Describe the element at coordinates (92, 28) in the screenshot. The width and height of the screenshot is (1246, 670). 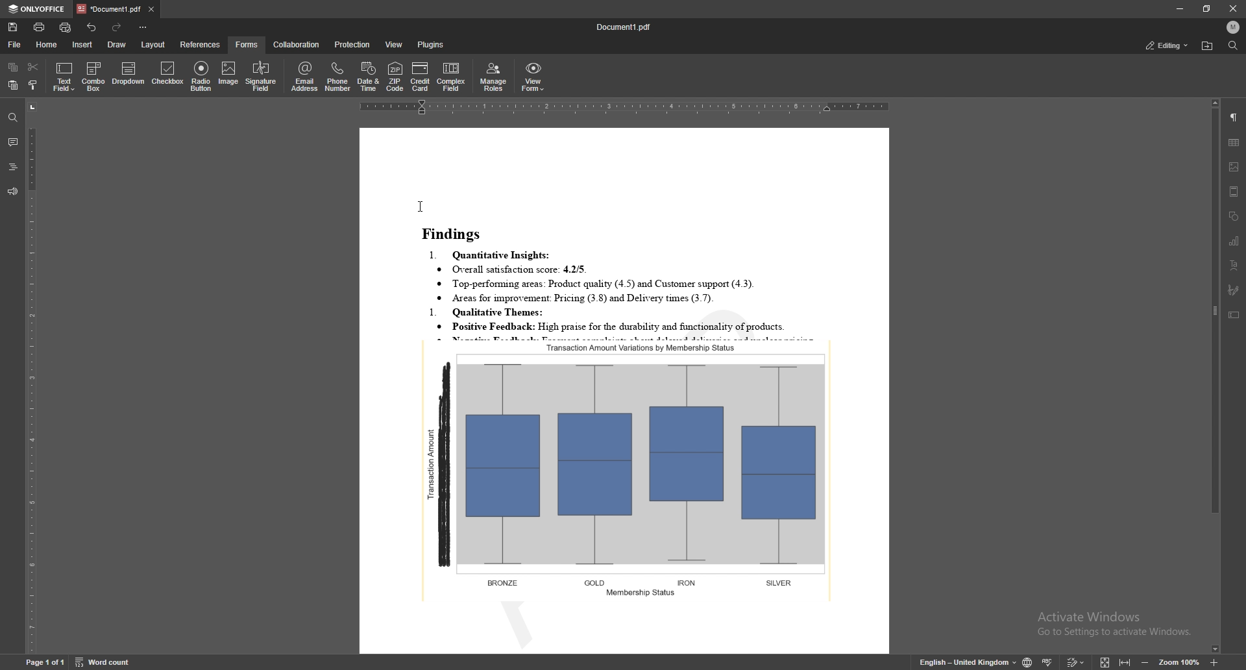
I see `undo` at that location.